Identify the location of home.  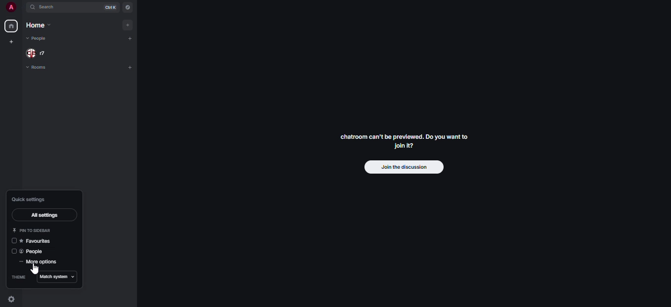
(11, 25).